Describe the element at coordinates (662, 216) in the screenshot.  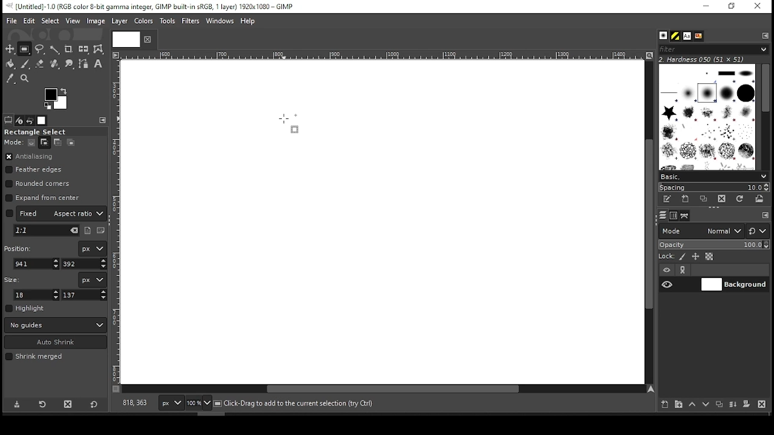
I see `layers` at that location.